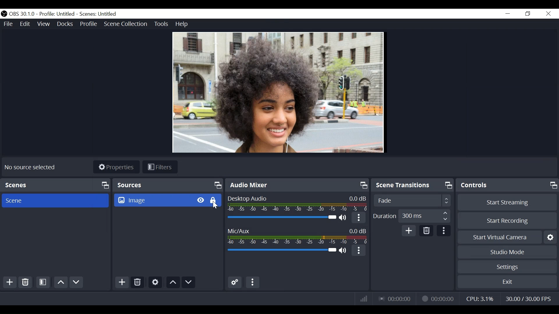 The image size is (559, 314). What do you see at coordinates (344, 251) in the screenshot?
I see `(un)mute` at bounding box center [344, 251].